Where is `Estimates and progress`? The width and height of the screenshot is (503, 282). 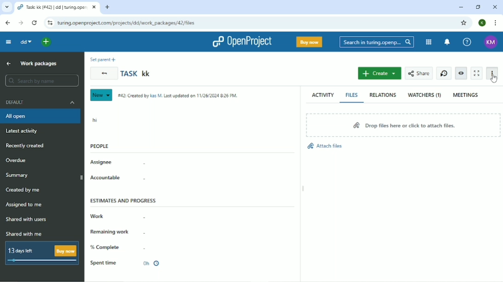
Estimates and progress is located at coordinates (123, 200).